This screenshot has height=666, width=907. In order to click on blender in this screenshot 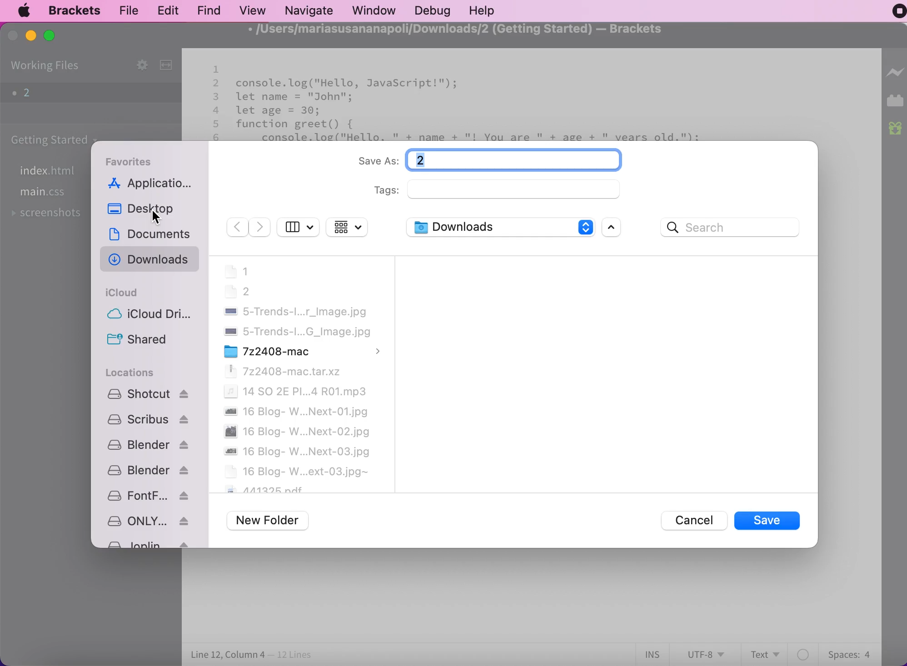, I will do `click(148, 445)`.